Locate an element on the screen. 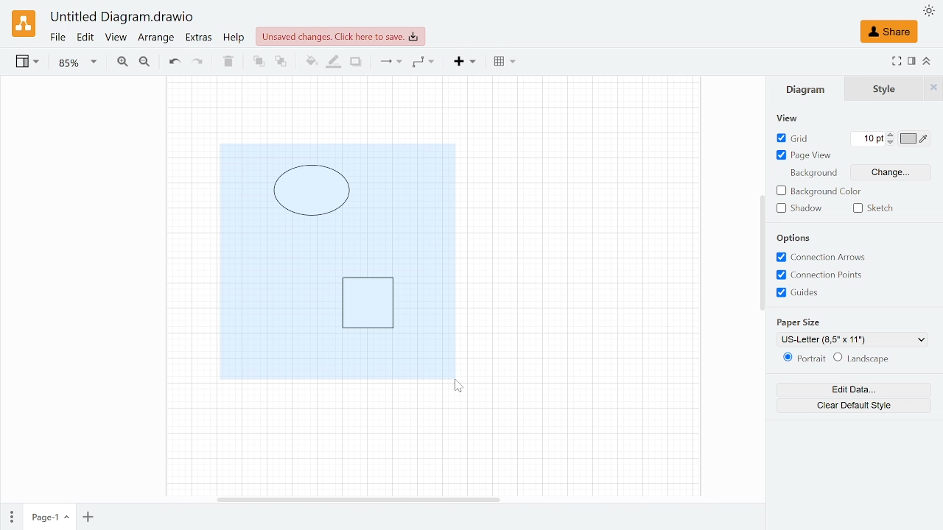  Connection is located at coordinates (390, 63).